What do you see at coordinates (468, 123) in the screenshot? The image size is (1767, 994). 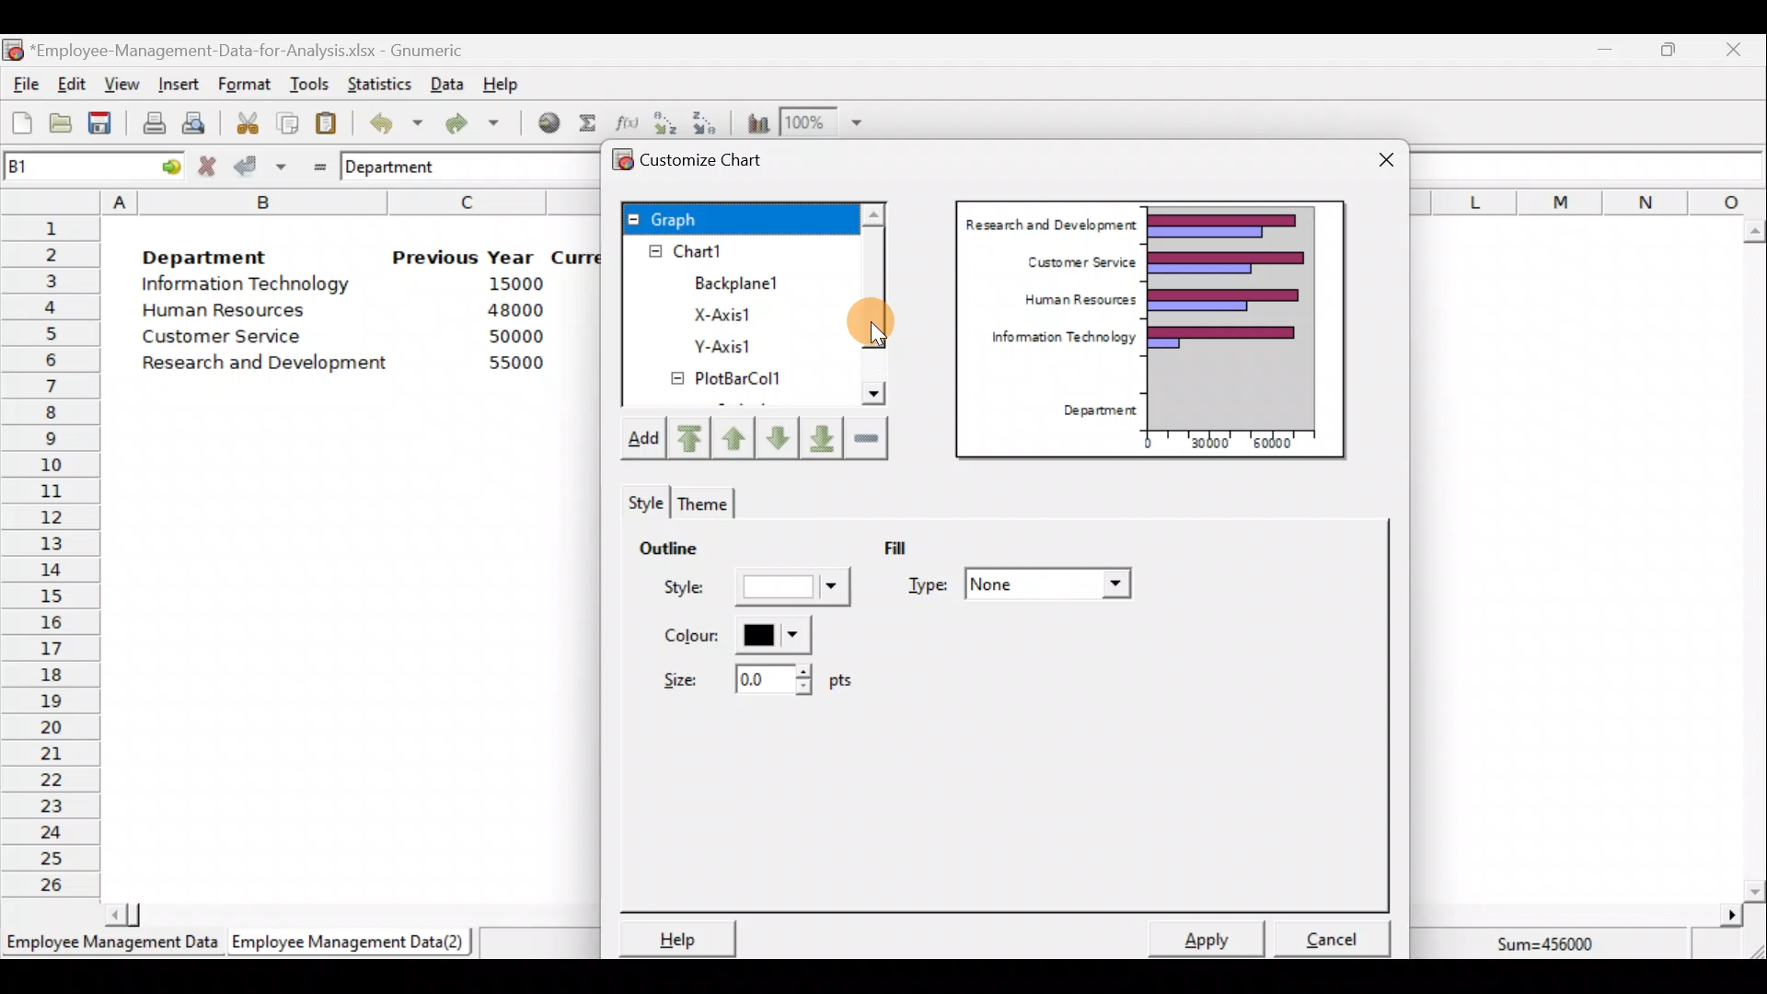 I see `Redo undone action` at bounding box center [468, 123].